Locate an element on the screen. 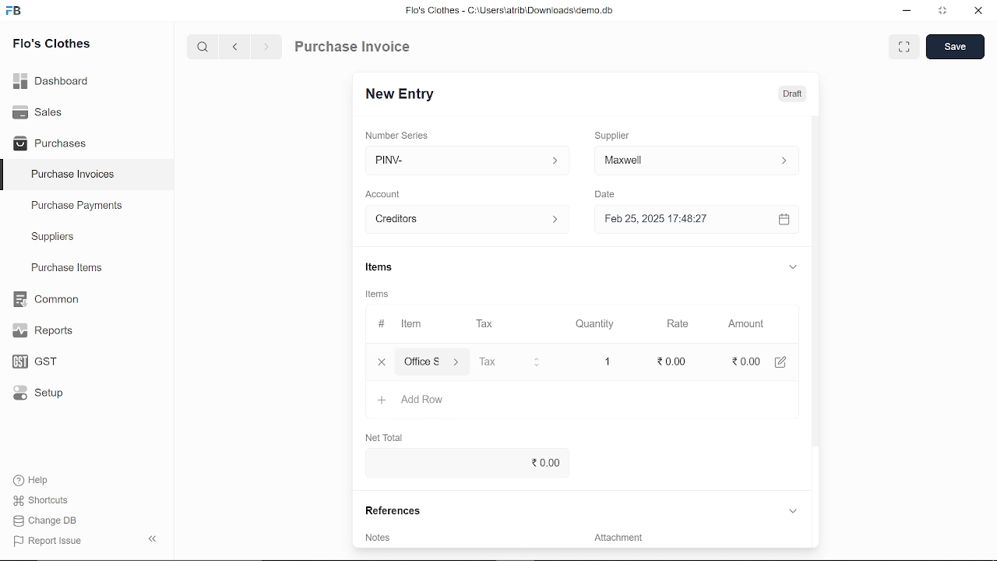  Help is located at coordinates (33, 480).